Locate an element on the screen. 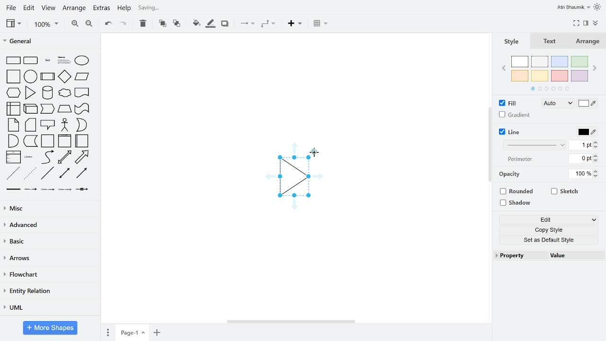 This screenshot has width=606, height=341. actor is located at coordinates (65, 125).